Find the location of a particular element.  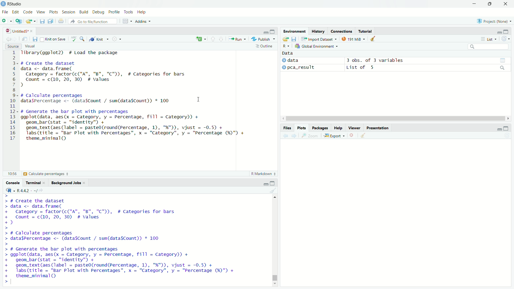

viewer is located at coordinates (354, 128).